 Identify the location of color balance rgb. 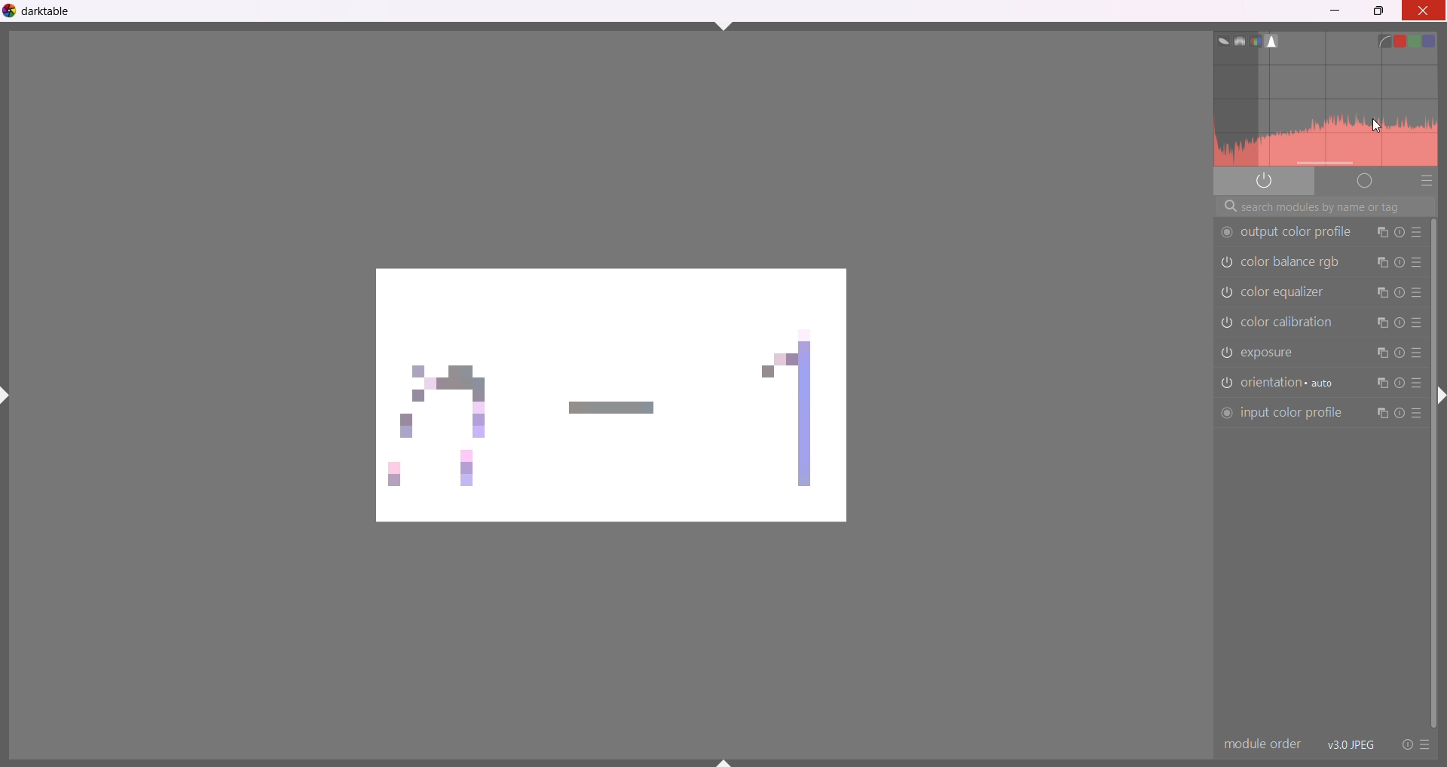
(1294, 265).